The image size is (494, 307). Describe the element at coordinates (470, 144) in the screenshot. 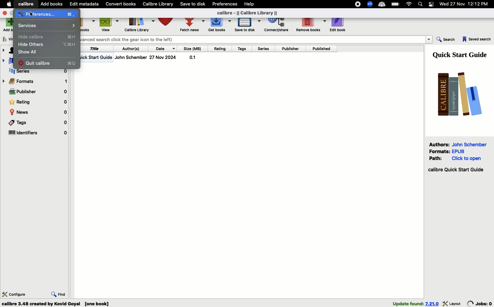

I see `John Schember` at that location.